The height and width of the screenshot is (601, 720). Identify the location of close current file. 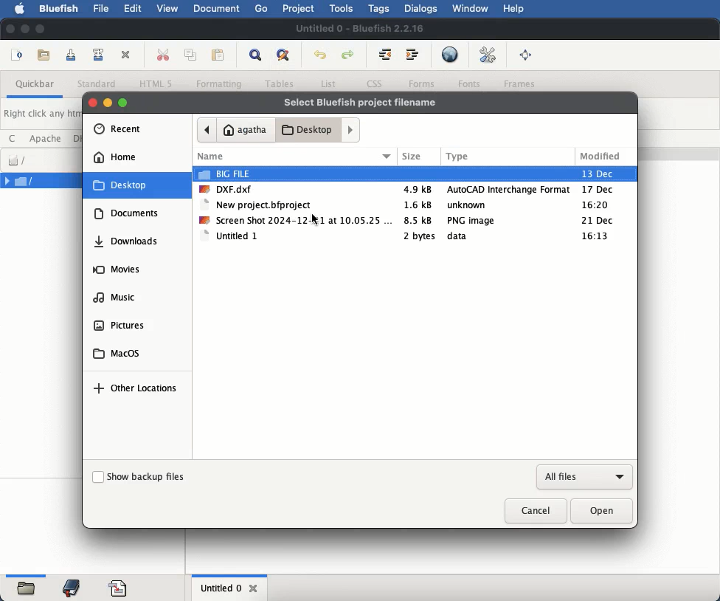
(127, 55).